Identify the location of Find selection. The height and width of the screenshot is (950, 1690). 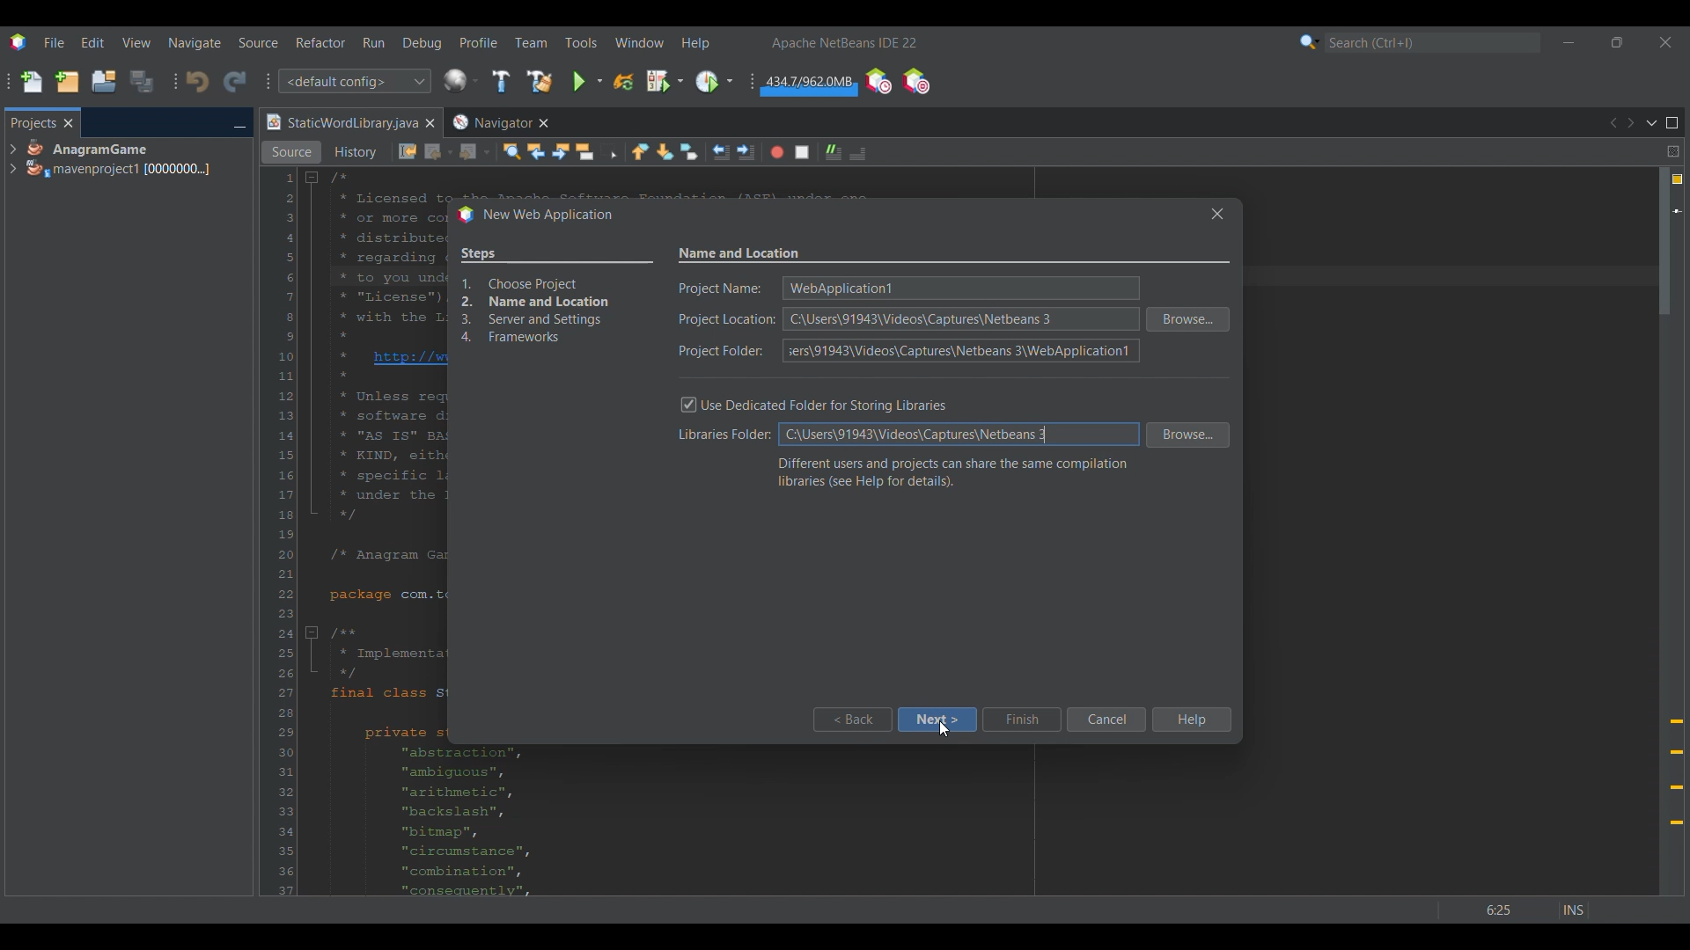
(511, 151).